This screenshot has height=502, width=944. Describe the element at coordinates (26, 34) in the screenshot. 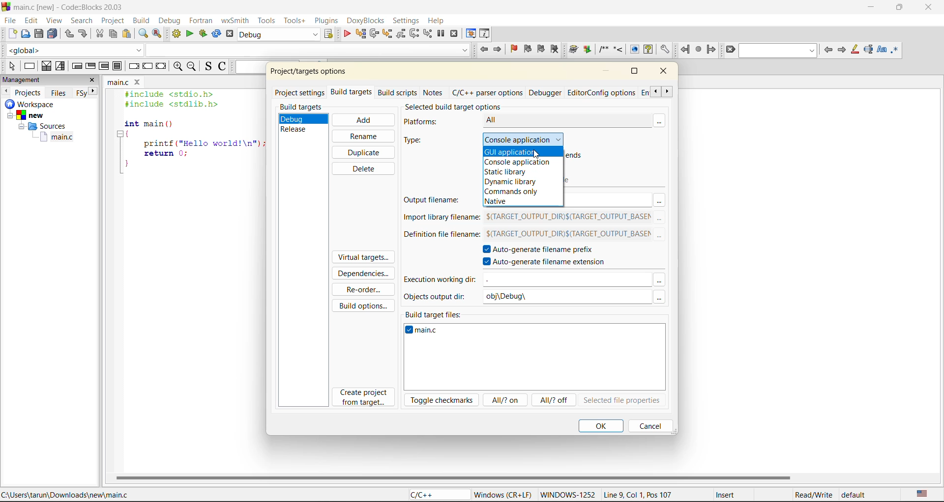

I see `open` at that location.